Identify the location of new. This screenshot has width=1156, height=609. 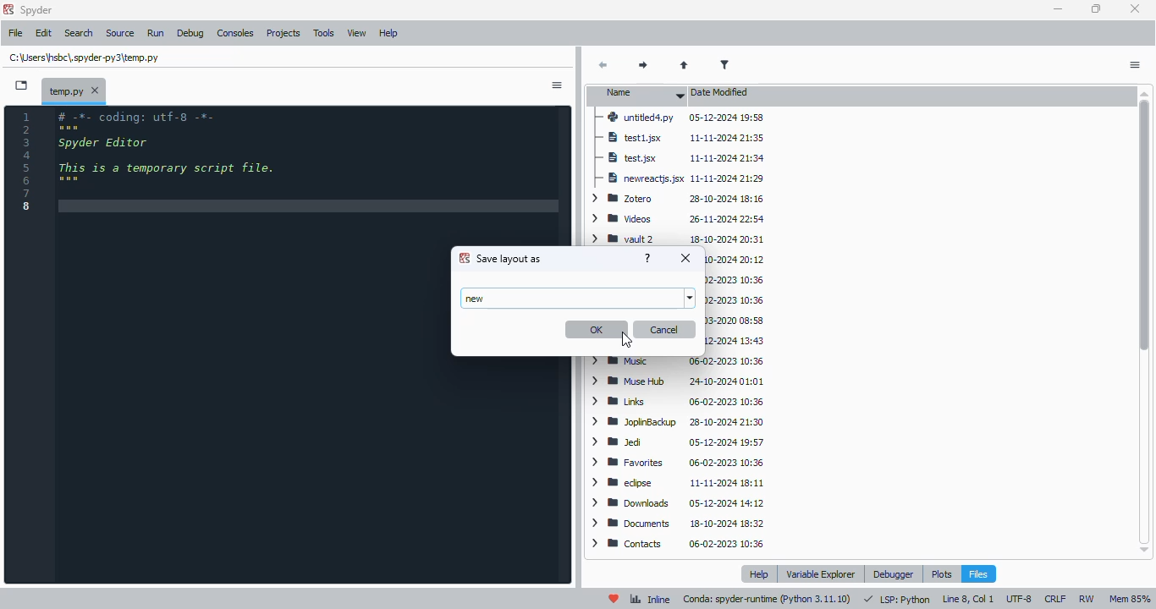
(476, 299).